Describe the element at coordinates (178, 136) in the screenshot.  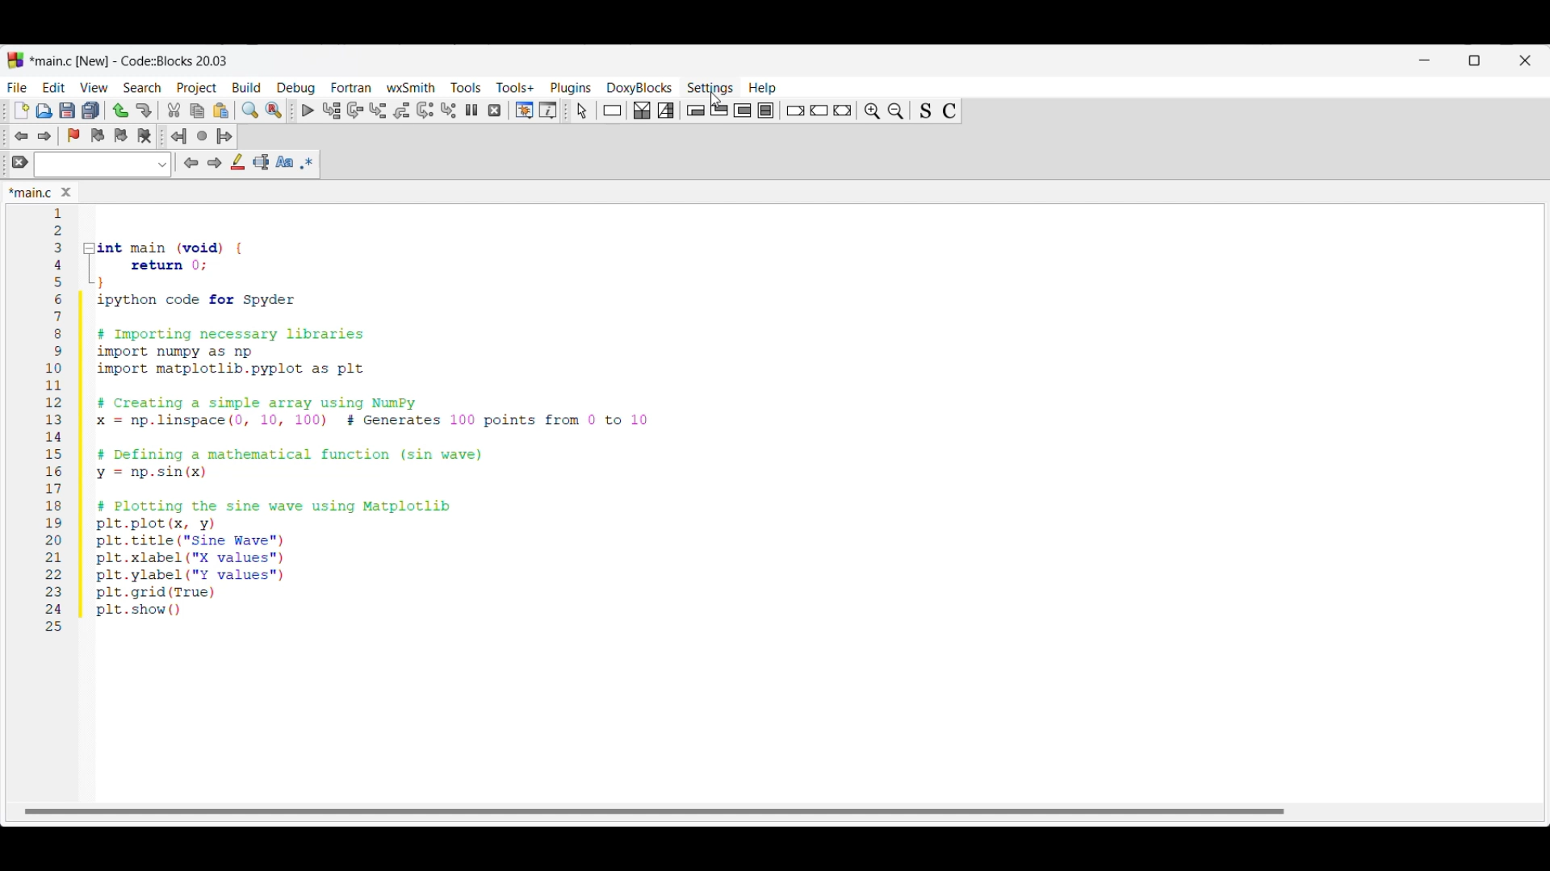
I see `Jump back` at that location.